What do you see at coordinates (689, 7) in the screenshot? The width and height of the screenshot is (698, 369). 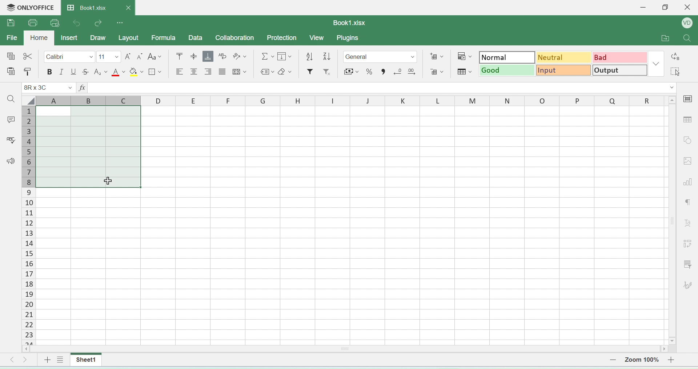 I see `close` at bounding box center [689, 7].